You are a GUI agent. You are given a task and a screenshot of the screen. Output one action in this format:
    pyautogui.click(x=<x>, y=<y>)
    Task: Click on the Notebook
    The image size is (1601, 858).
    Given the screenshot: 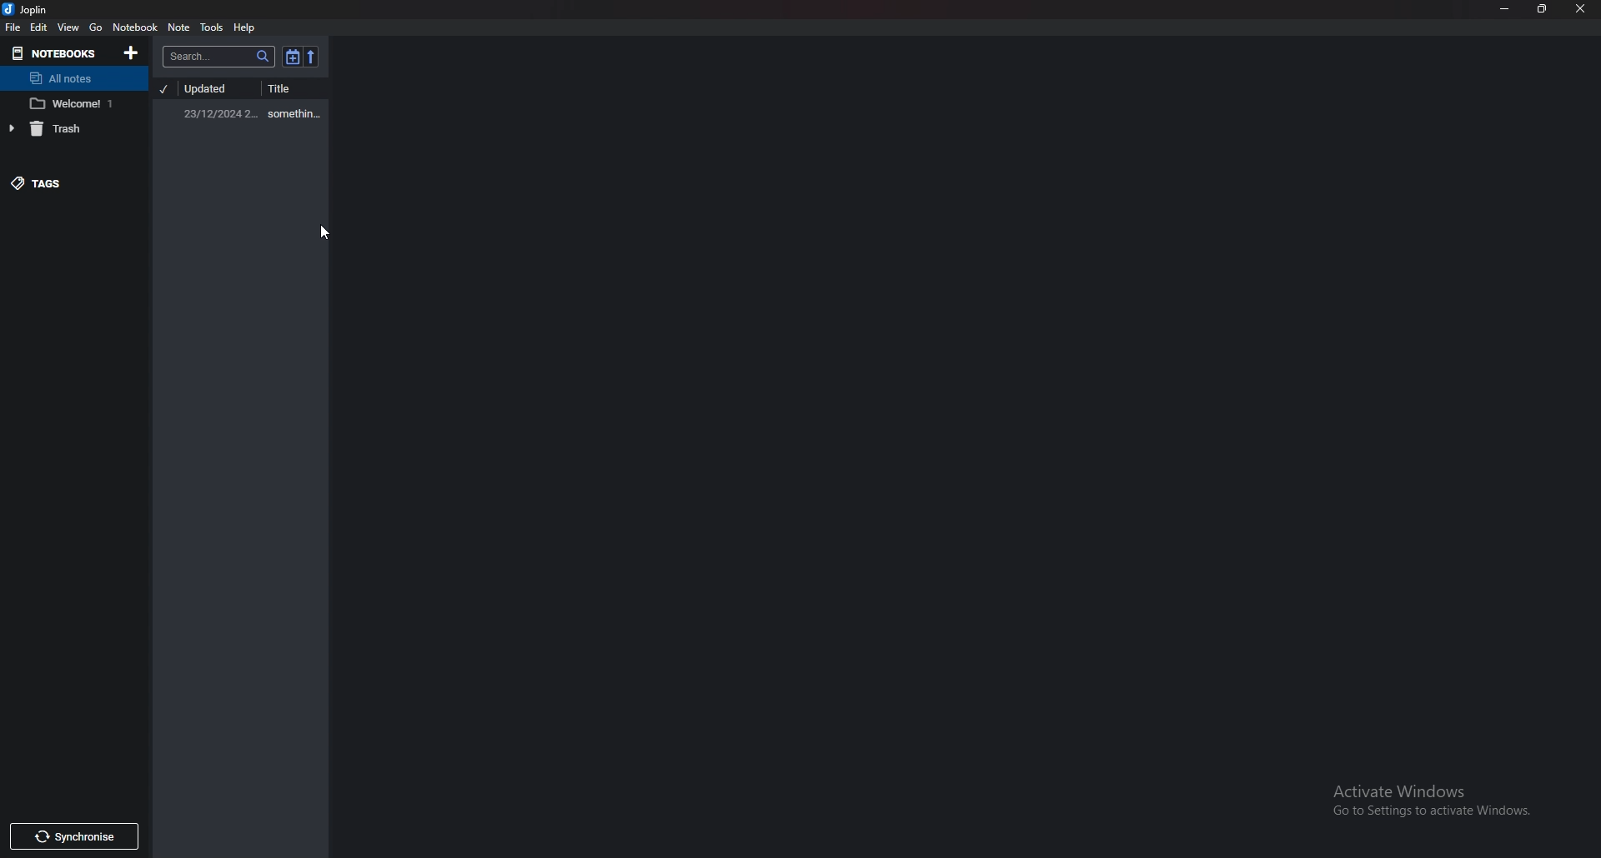 What is the action you would take?
    pyautogui.click(x=70, y=103)
    